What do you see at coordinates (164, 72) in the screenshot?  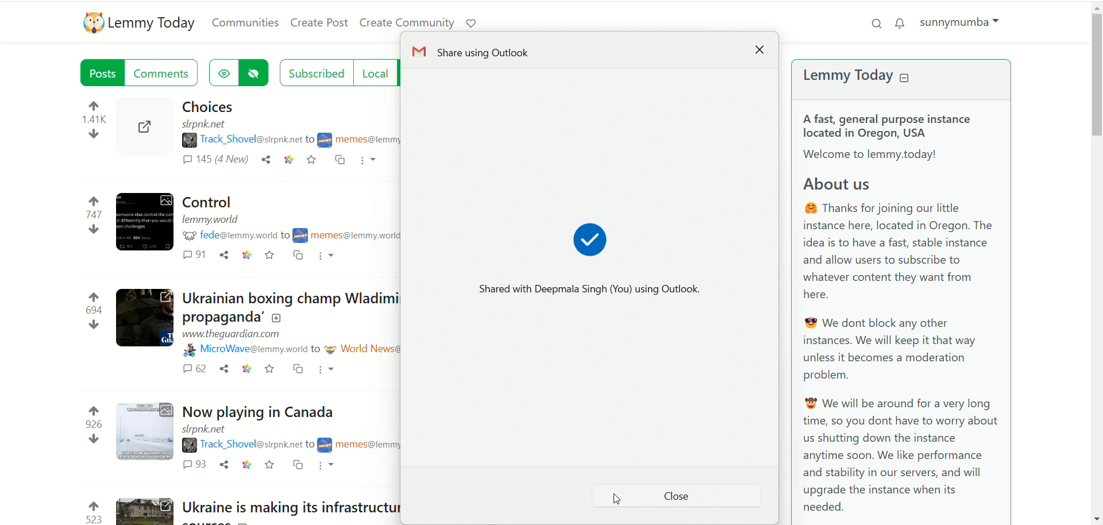 I see `comments` at bounding box center [164, 72].